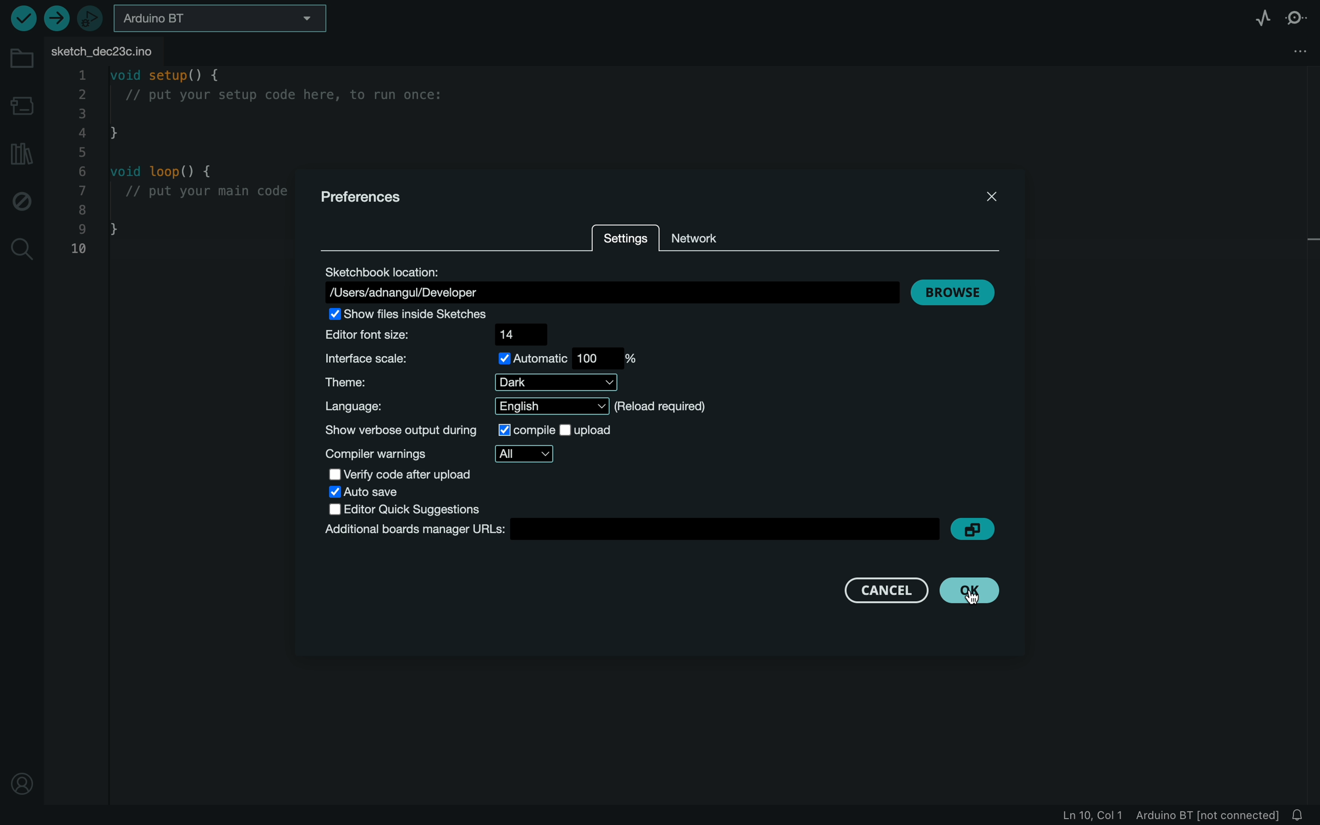  What do you see at coordinates (226, 20) in the screenshot?
I see `board selecter` at bounding box center [226, 20].